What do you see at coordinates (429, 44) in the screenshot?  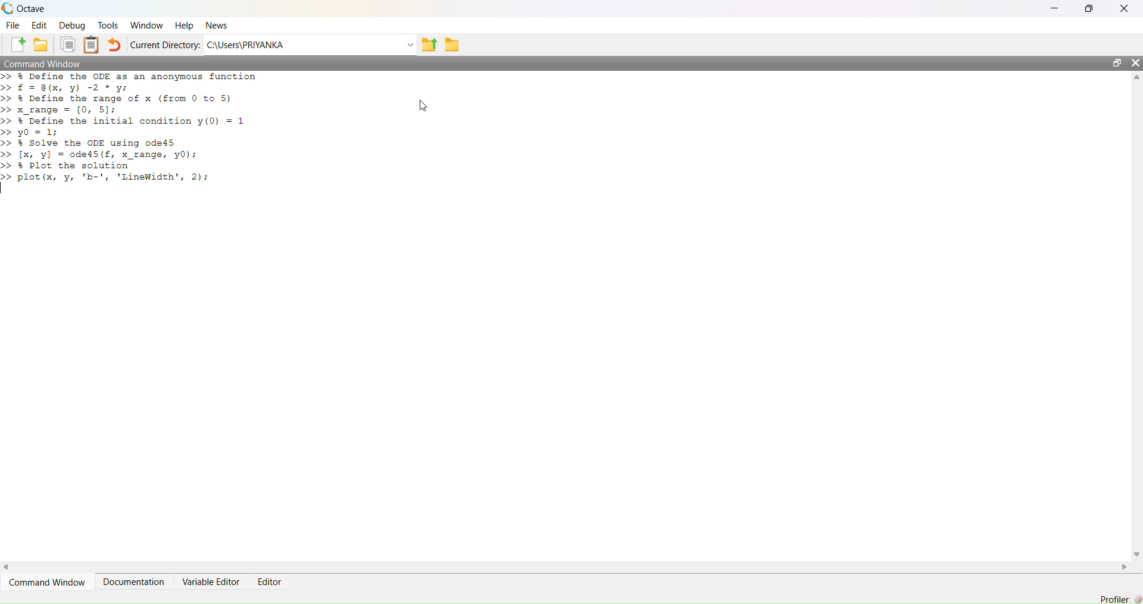 I see `one directory up` at bounding box center [429, 44].